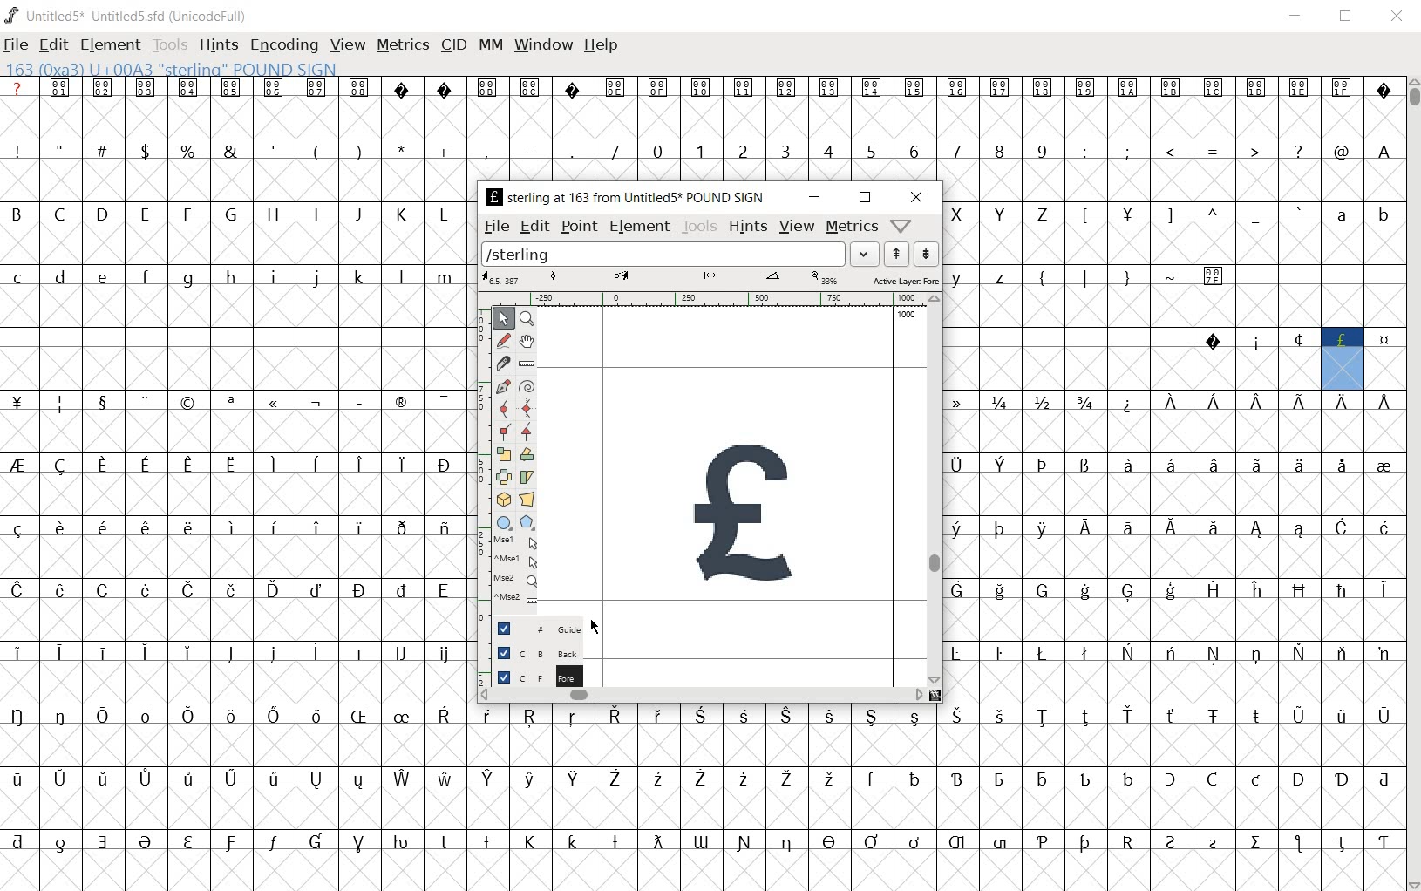 This screenshot has width=1421, height=891. I want to click on Symbol, so click(573, 779).